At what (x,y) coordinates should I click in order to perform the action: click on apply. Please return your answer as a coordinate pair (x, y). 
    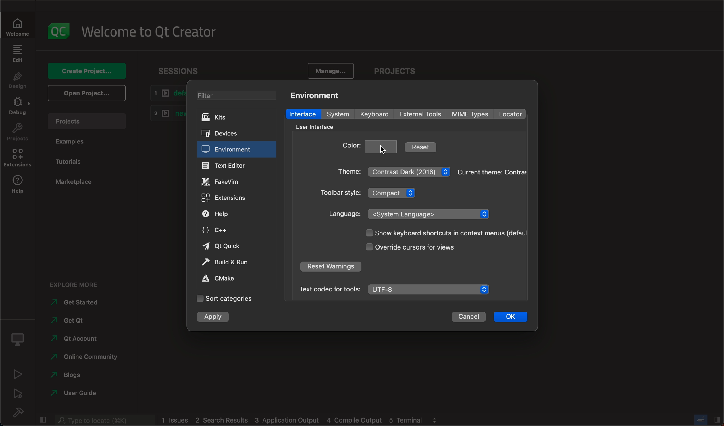
    Looking at the image, I should click on (215, 316).